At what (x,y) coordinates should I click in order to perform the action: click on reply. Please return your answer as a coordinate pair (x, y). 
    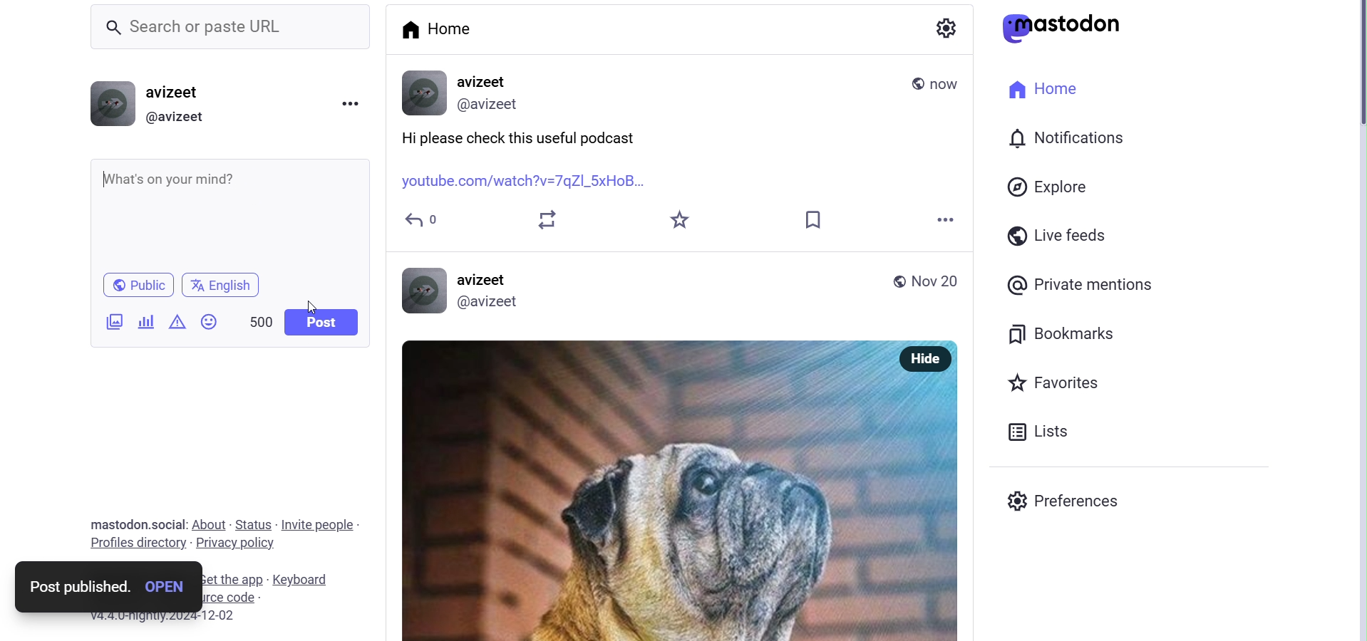
    Looking at the image, I should click on (422, 220).